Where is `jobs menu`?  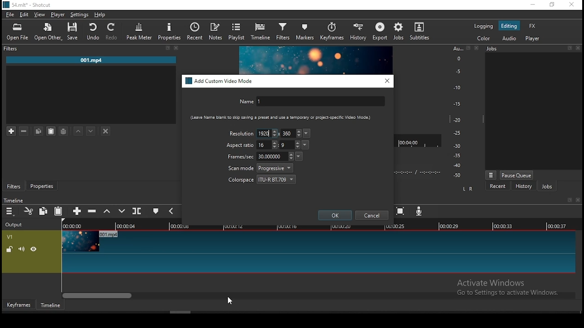
jobs menu is located at coordinates (491, 176).